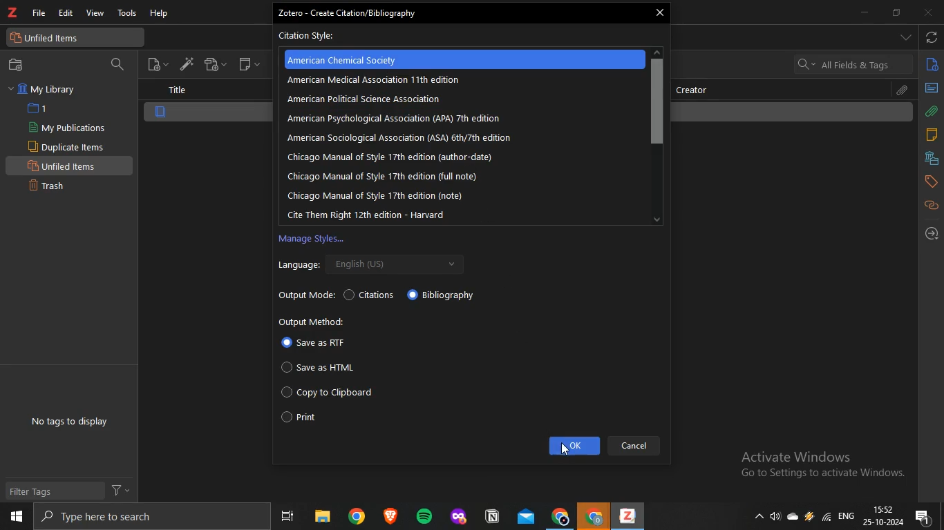 Image resolution: width=944 pixels, height=530 pixels. Describe the element at coordinates (330, 394) in the screenshot. I see `Copy to Clipboard` at that location.